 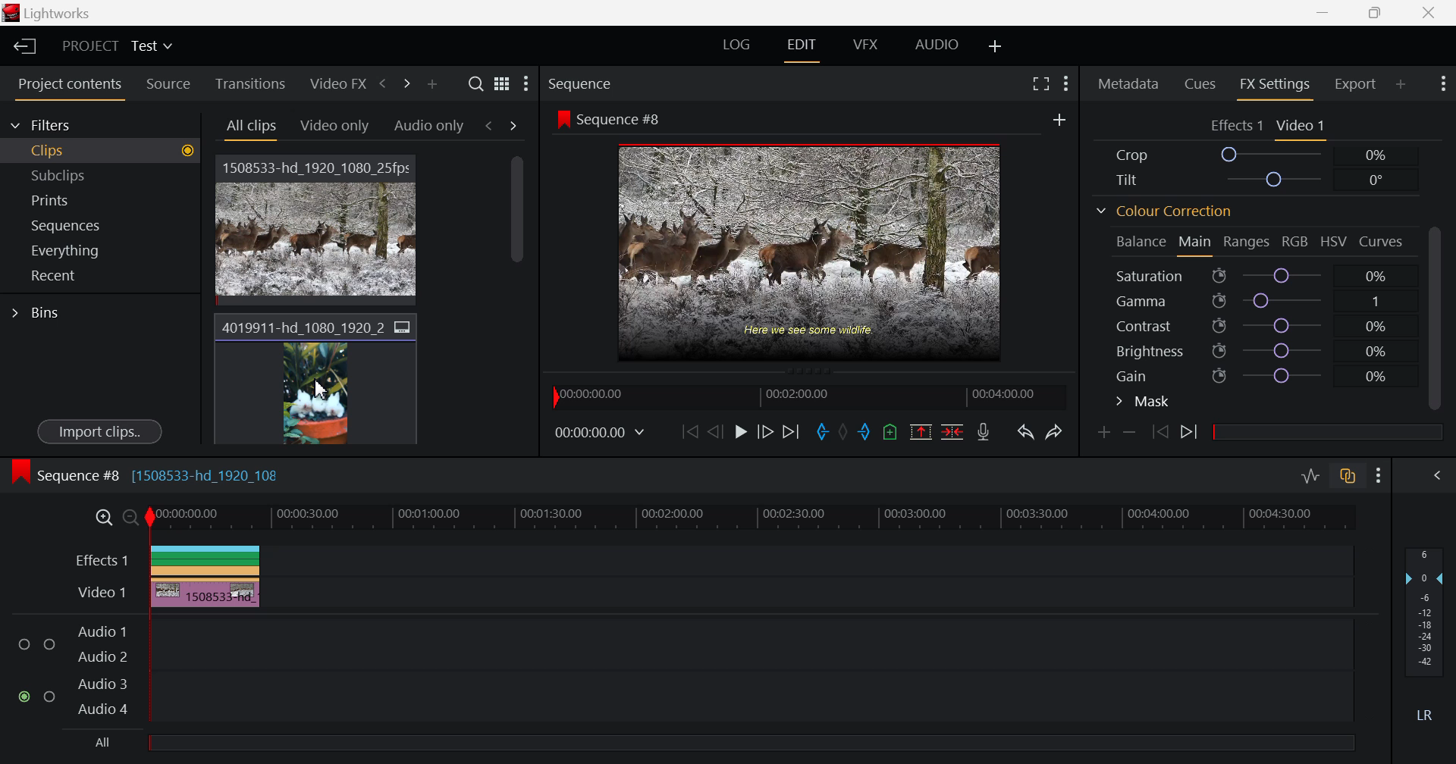 I want to click on AUDIO Layout, so click(x=936, y=46).